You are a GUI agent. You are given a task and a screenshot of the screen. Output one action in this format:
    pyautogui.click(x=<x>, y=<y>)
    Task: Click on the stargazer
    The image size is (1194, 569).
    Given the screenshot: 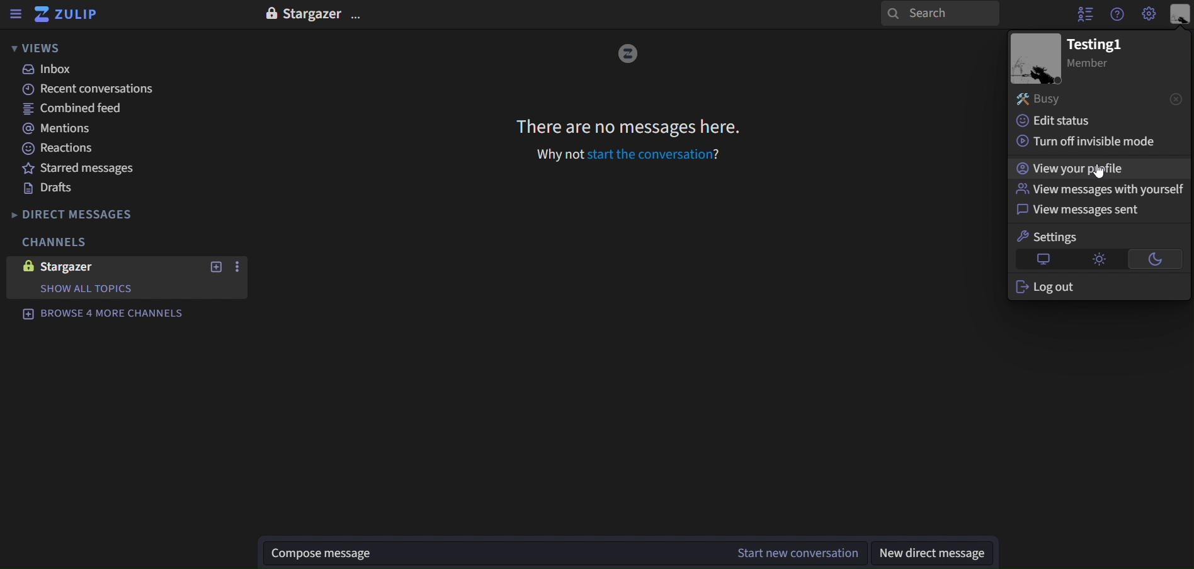 What is the action you would take?
    pyautogui.click(x=59, y=266)
    